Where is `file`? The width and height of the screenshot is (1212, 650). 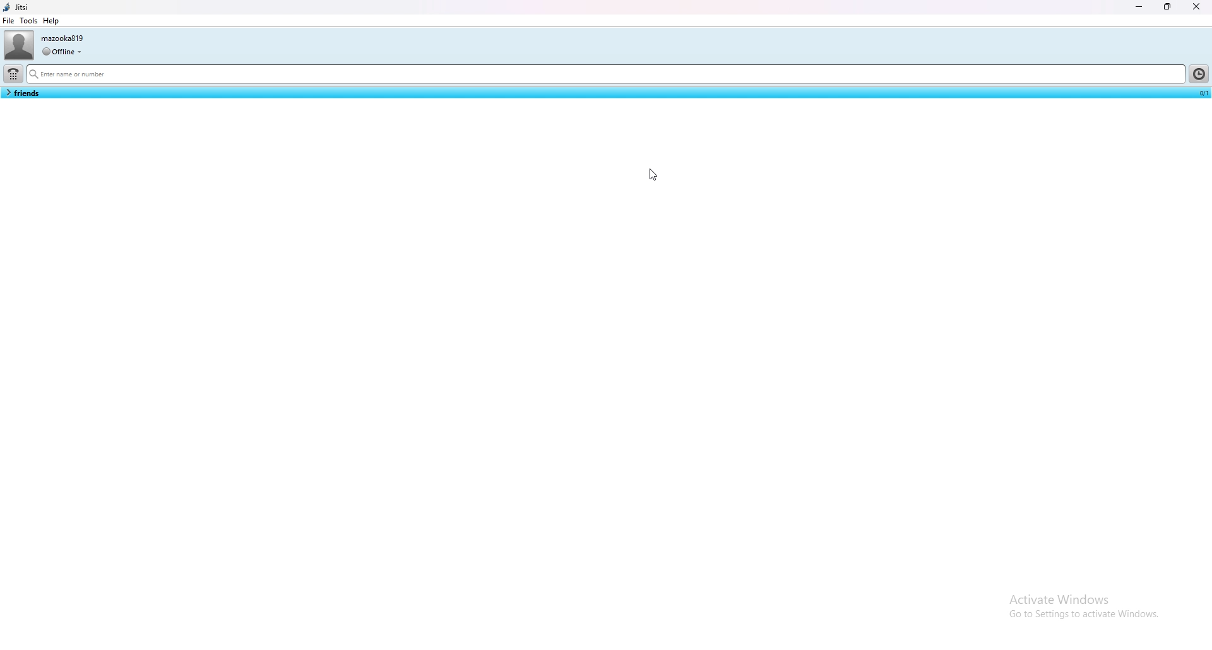 file is located at coordinates (9, 20).